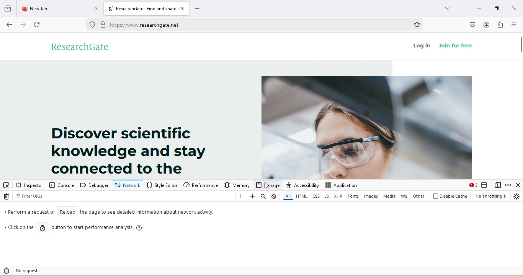 The image size is (523, 276). Describe the element at coordinates (515, 25) in the screenshot. I see `side bar` at that location.